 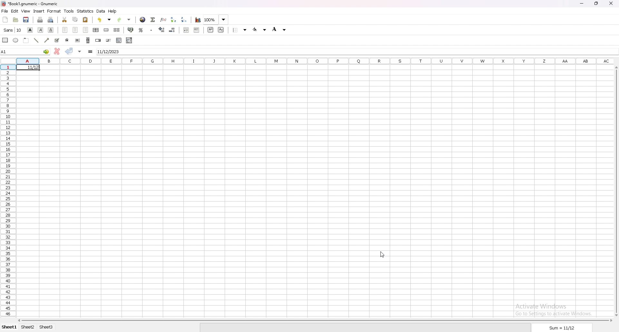 I want to click on cursor, so click(x=382, y=254).